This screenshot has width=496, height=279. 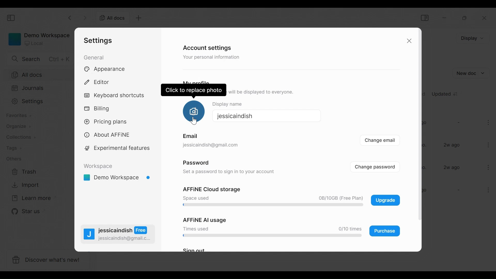 I want to click on Workspace, so click(x=98, y=166).